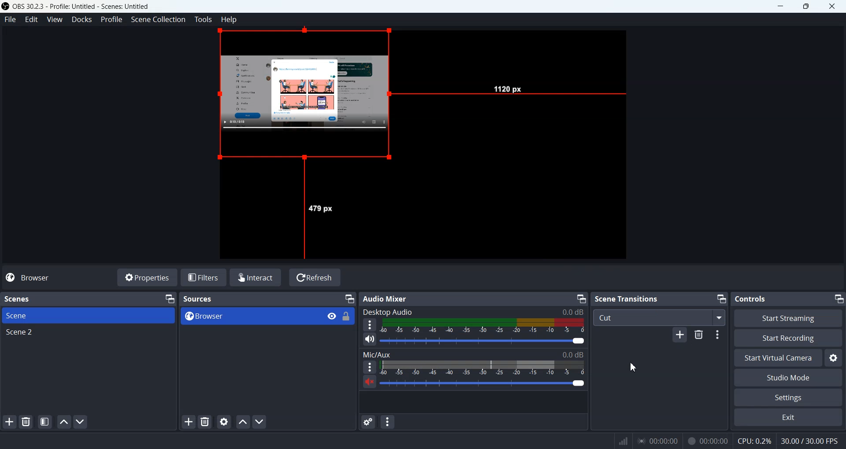  Describe the element at coordinates (370, 324) in the screenshot. I see `More` at that location.